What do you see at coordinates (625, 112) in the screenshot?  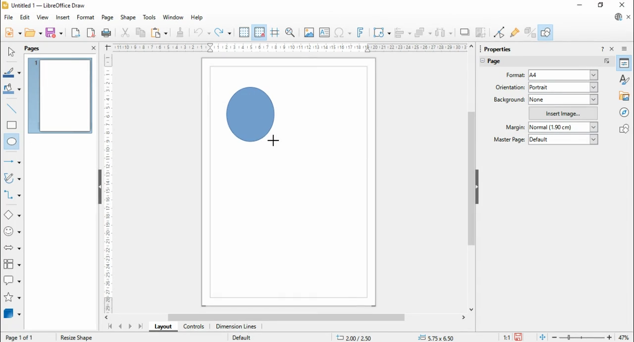 I see `navigator` at bounding box center [625, 112].